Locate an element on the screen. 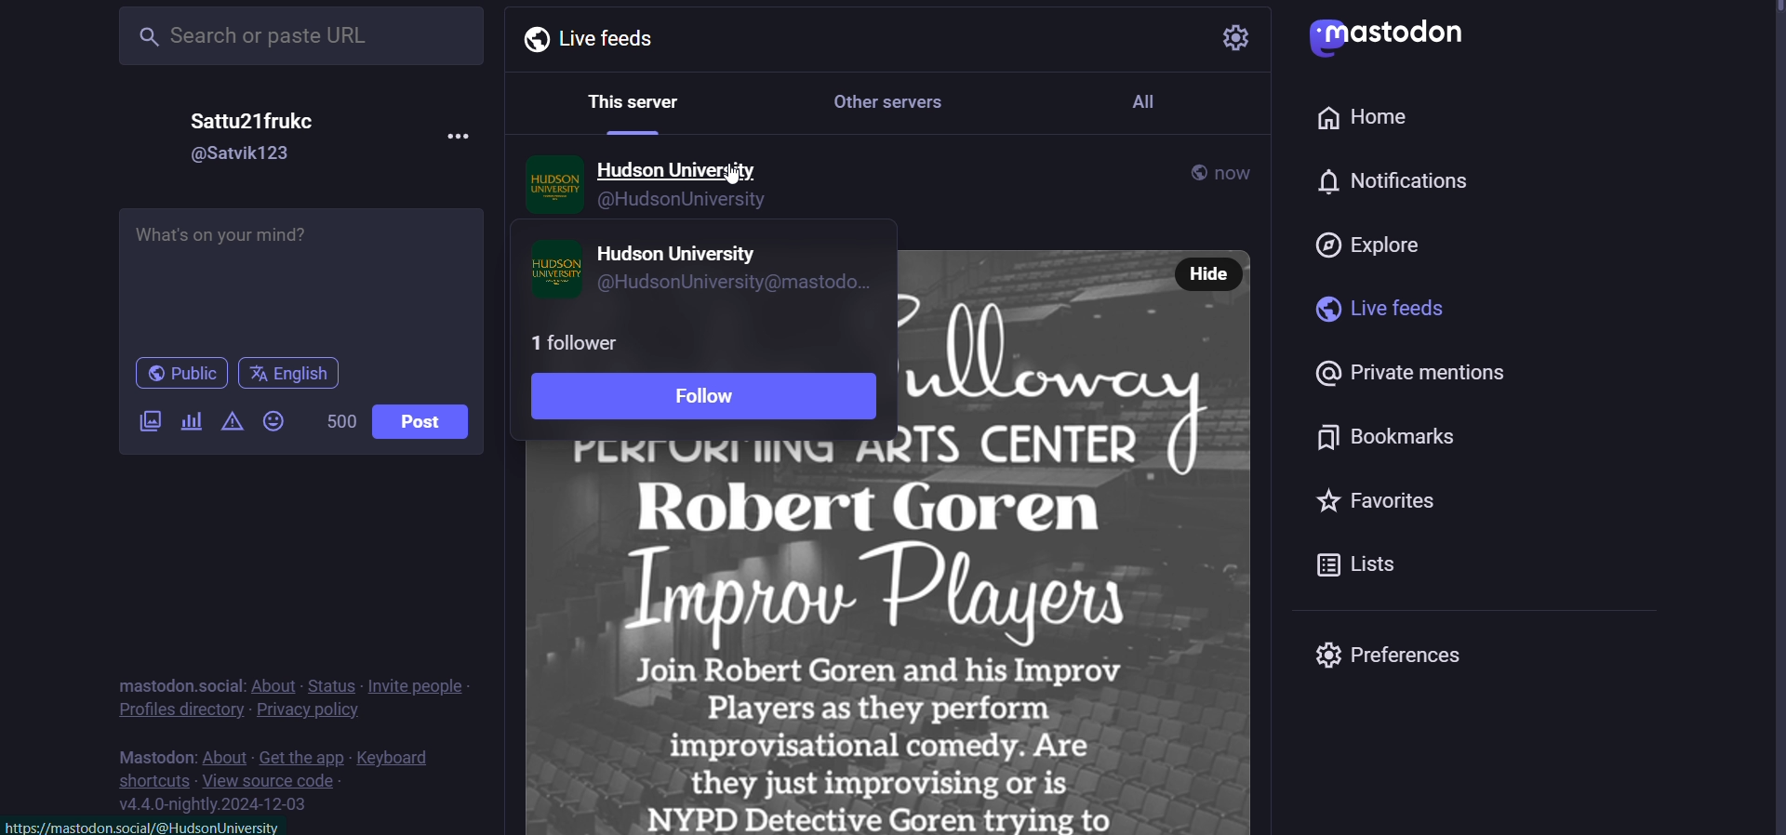 The height and width of the screenshot is (835, 1786). this server is located at coordinates (635, 106).